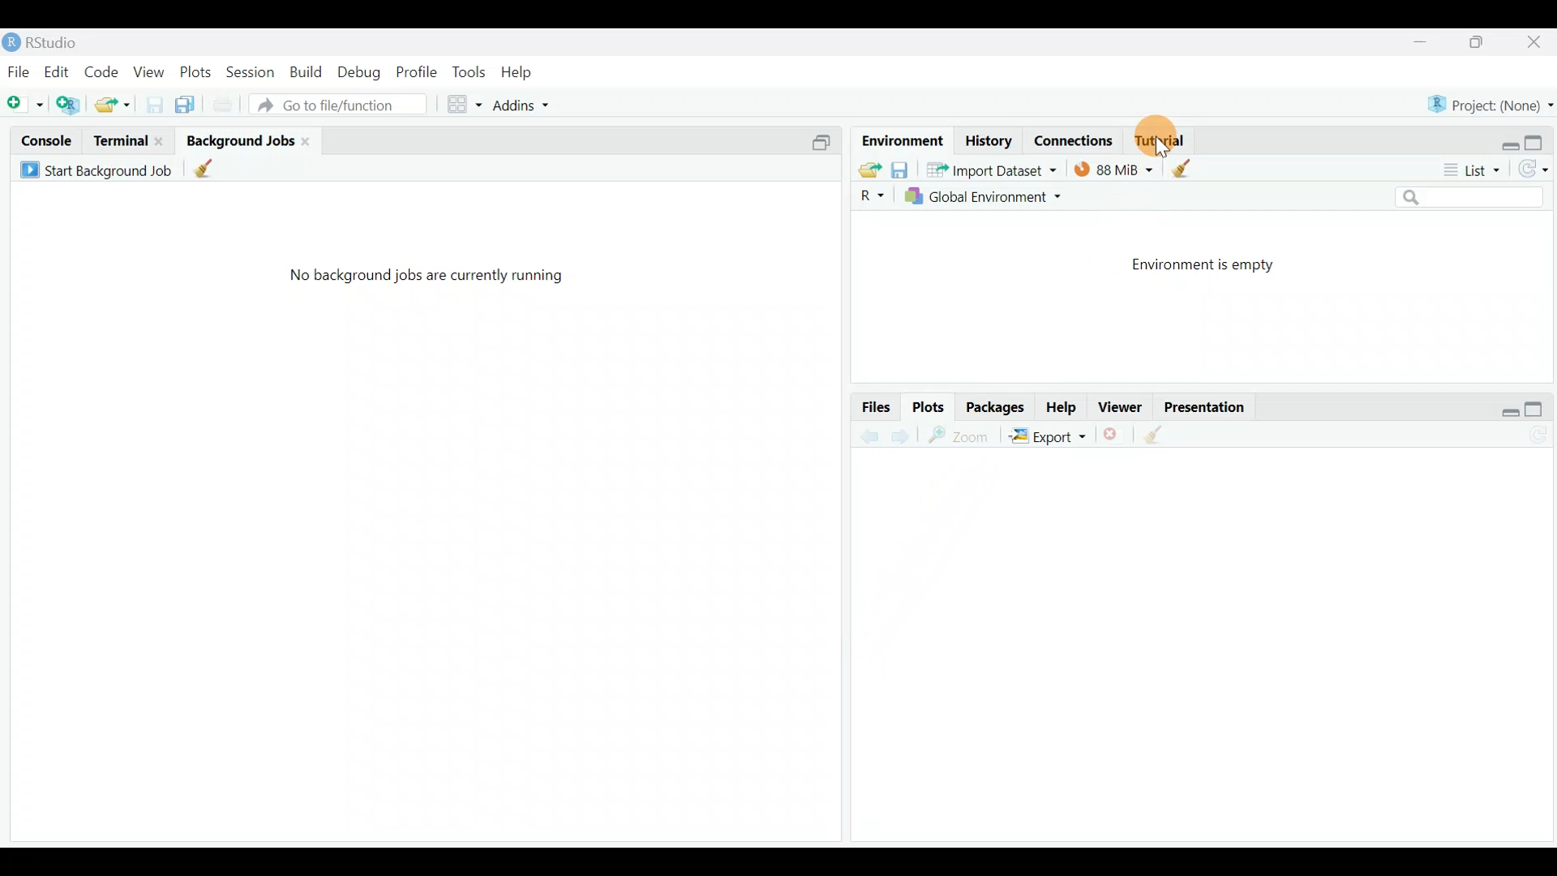 This screenshot has width=1557, height=876. Describe the element at coordinates (1473, 171) in the screenshot. I see `List` at that location.